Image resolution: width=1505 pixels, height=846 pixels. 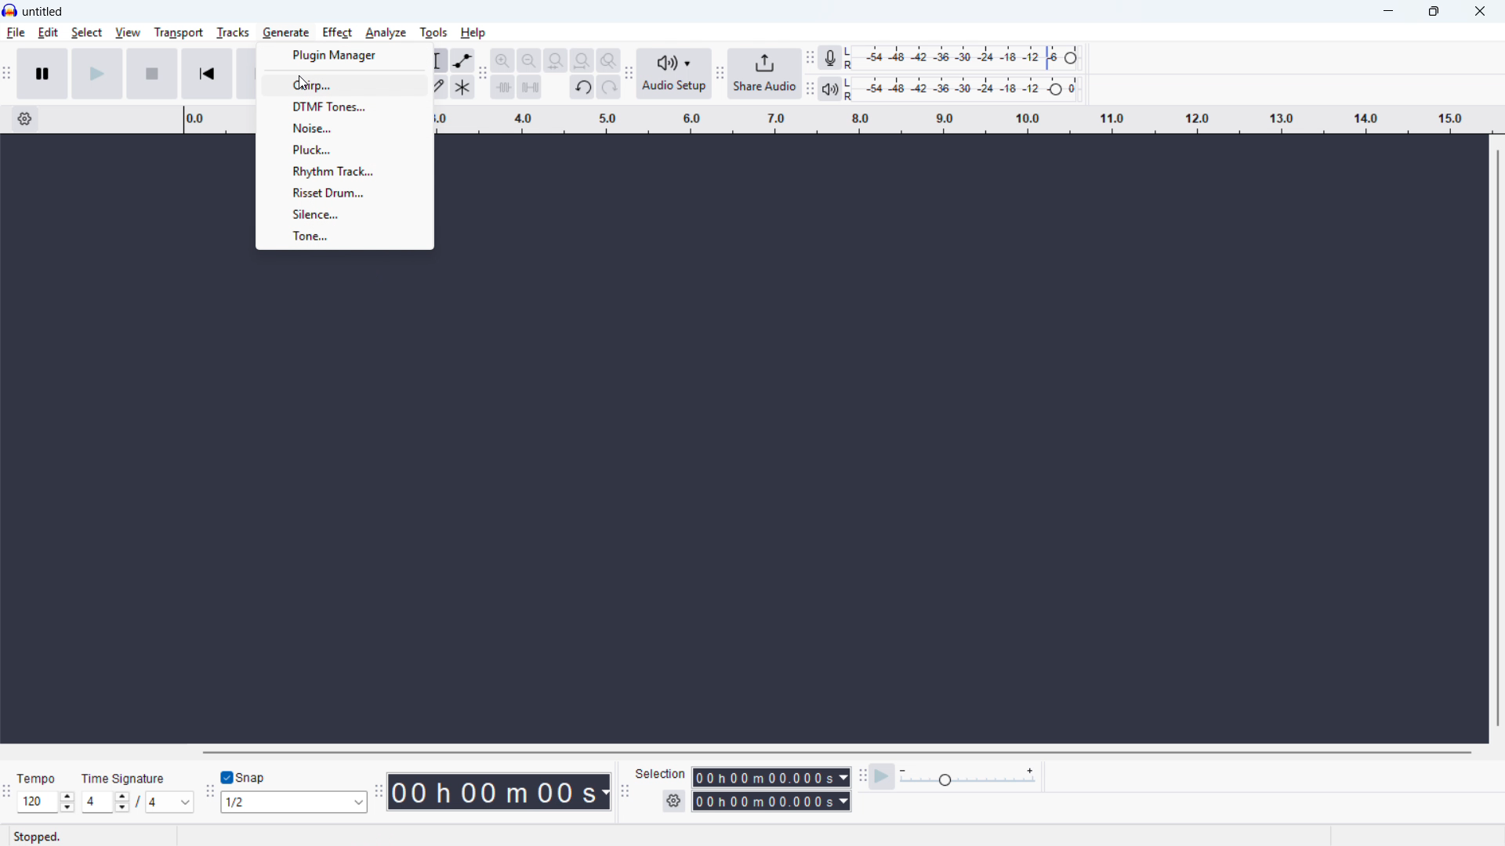 I want to click on select , so click(x=86, y=32).